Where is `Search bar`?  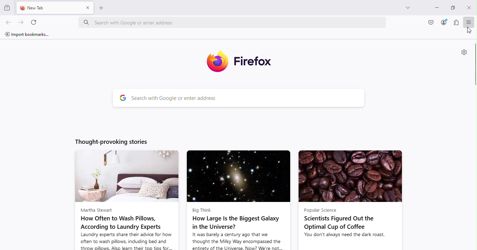
Search bar is located at coordinates (245, 99).